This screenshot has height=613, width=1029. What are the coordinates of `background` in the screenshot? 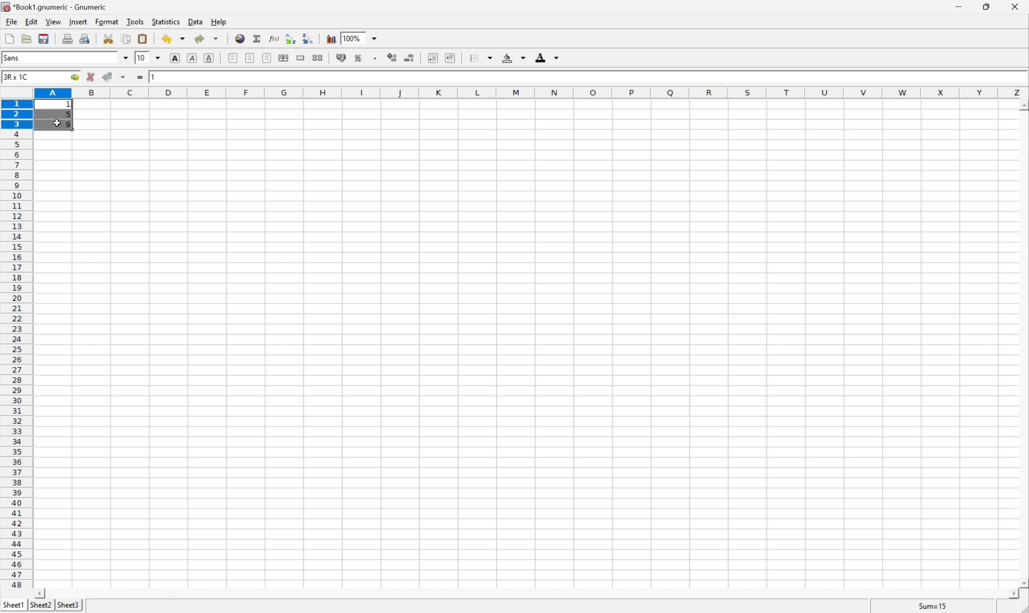 It's located at (514, 57).